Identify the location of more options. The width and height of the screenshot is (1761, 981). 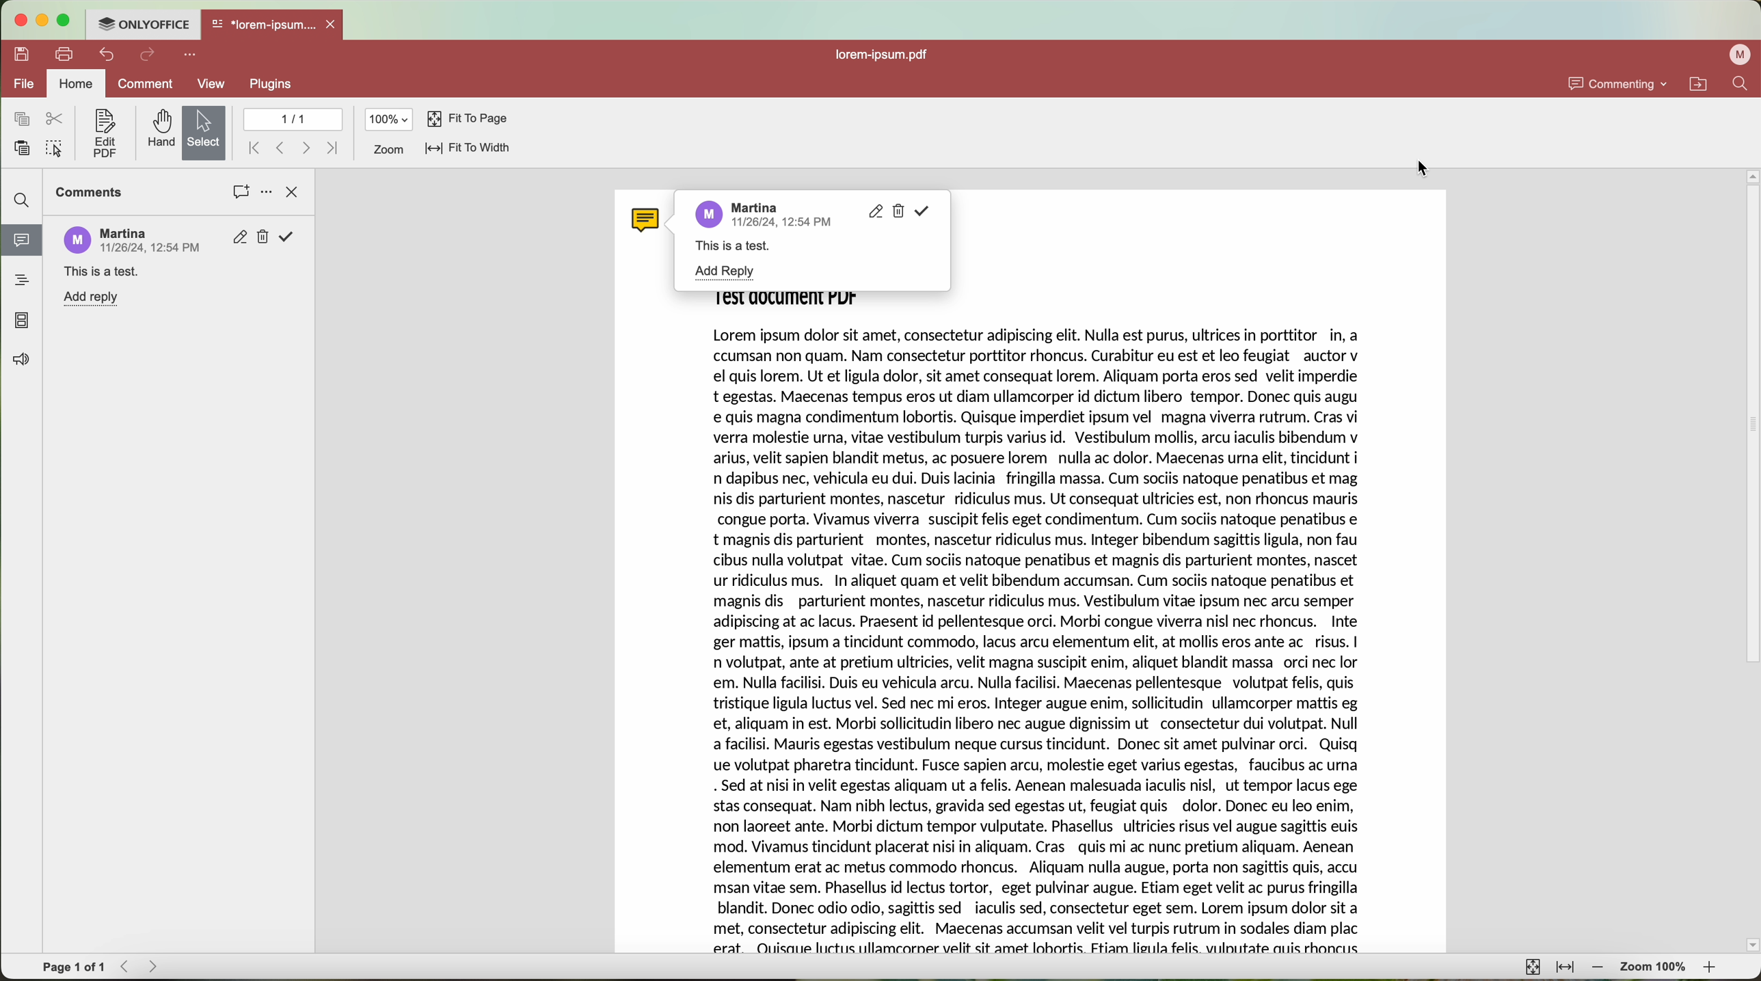
(191, 55).